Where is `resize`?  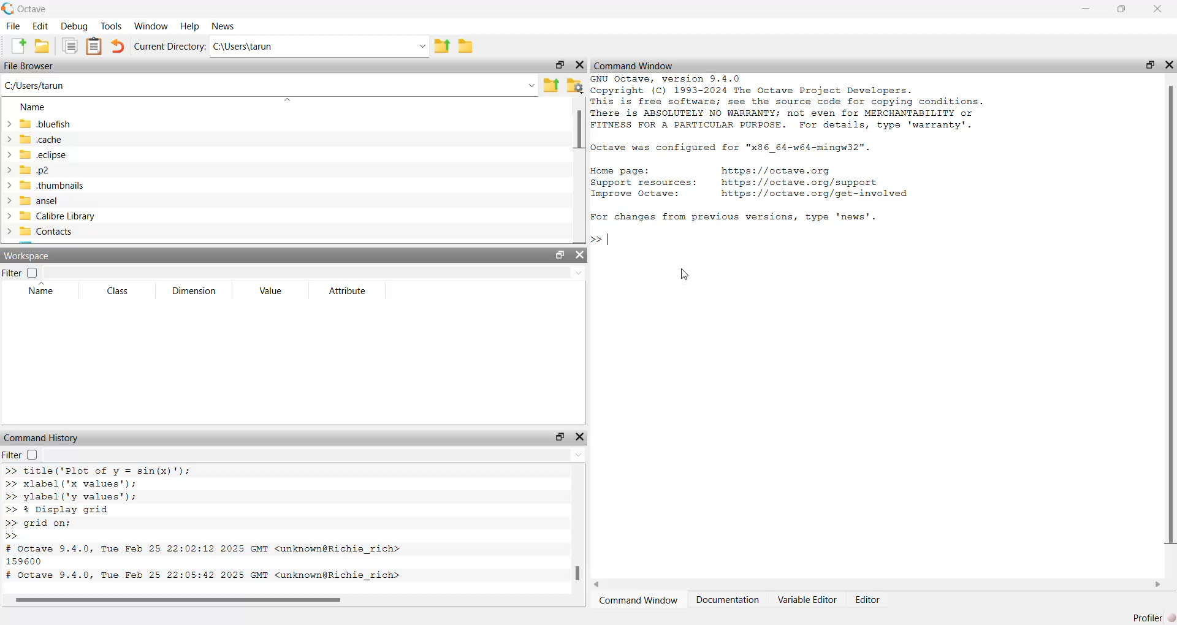
resize is located at coordinates (560, 255).